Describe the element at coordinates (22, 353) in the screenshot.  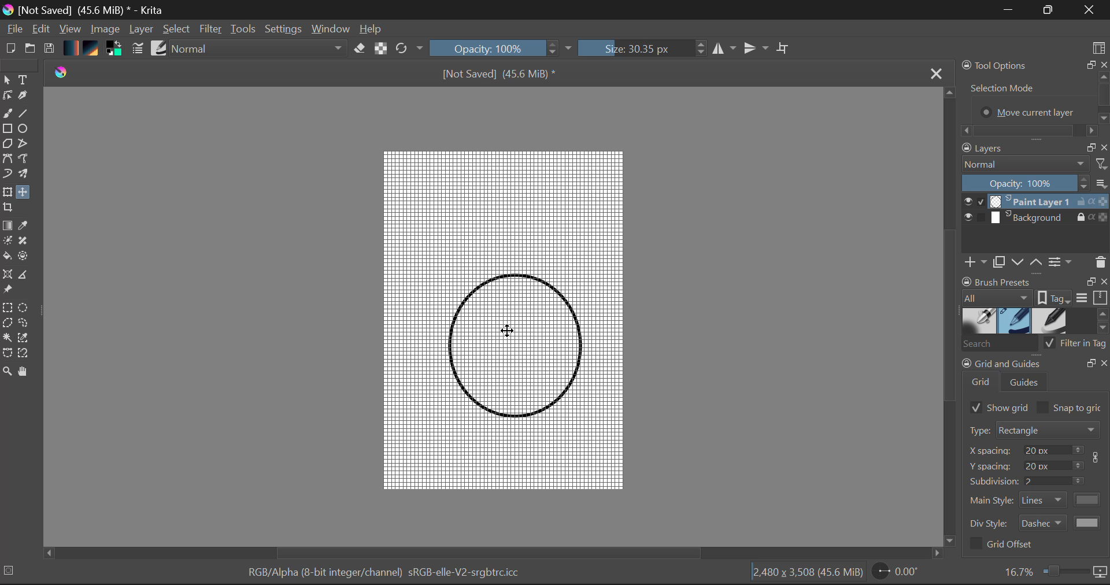
I see `Magnetic Selection` at that location.